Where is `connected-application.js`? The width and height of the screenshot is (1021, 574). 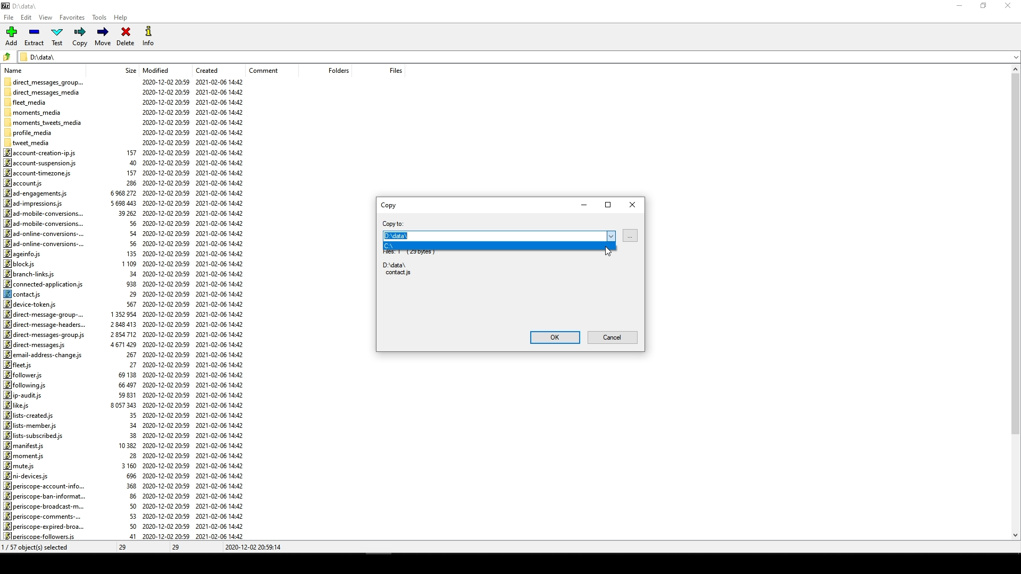 connected-application.js is located at coordinates (43, 284).